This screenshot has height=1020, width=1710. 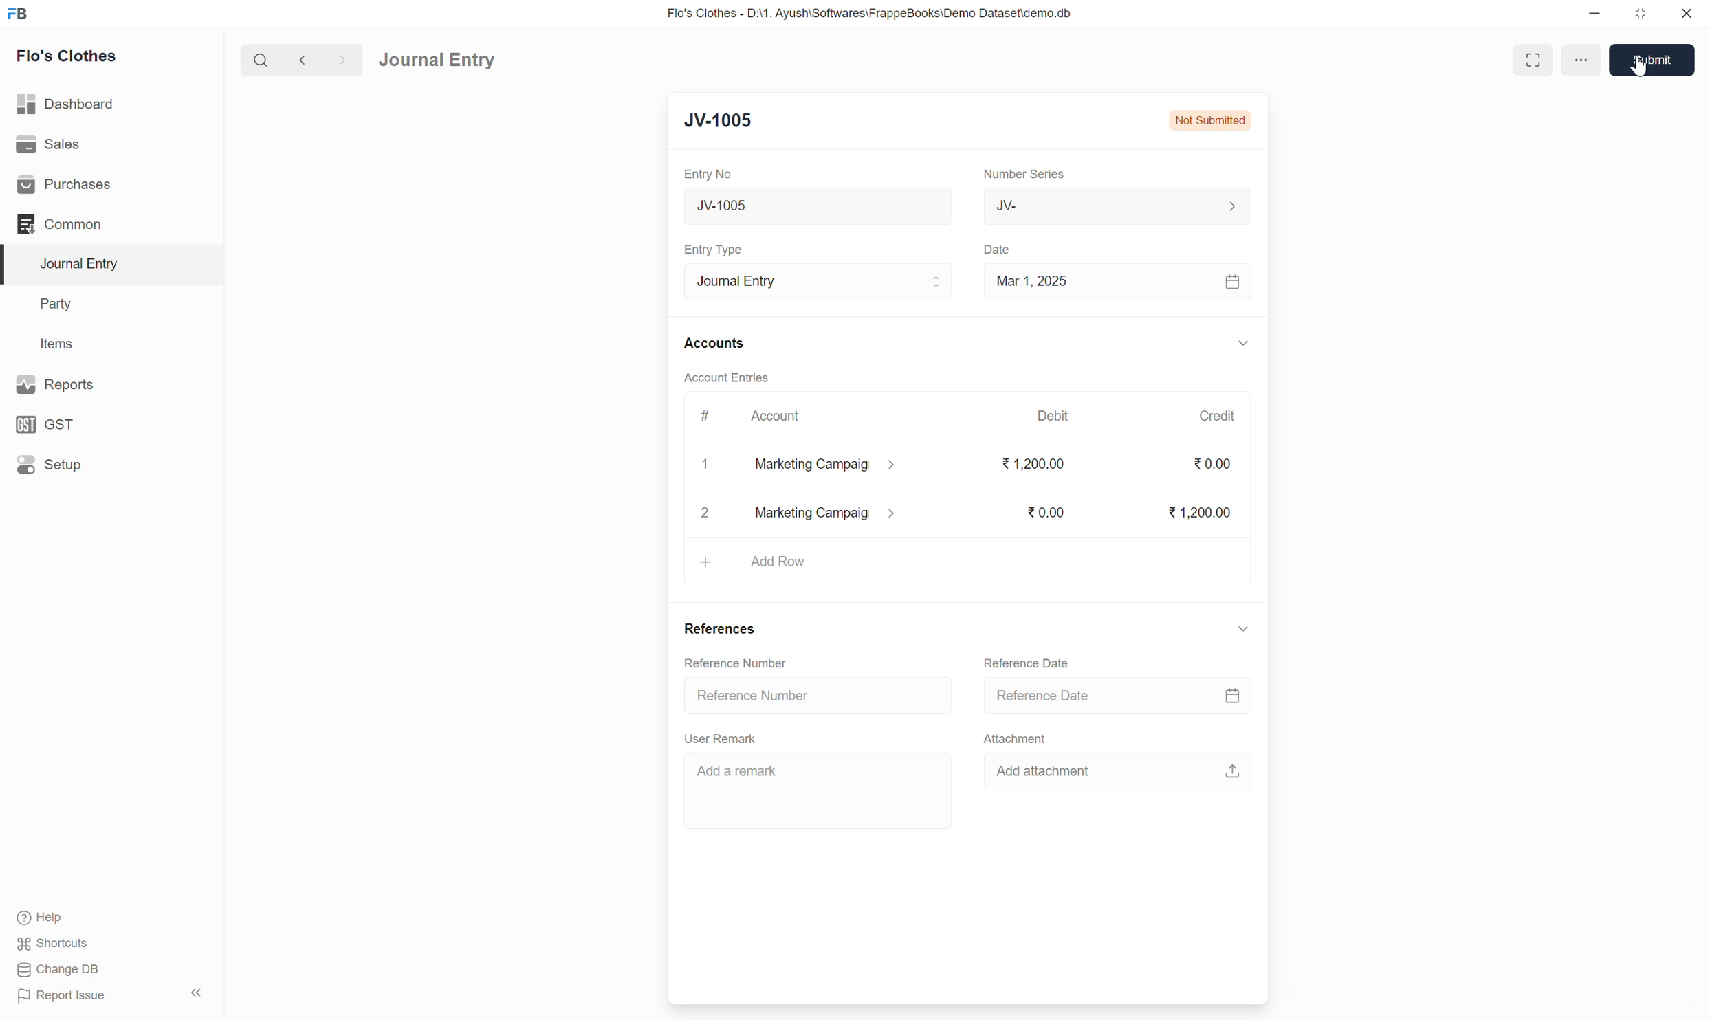 I want to click on FB, so click(x=18, y=14).